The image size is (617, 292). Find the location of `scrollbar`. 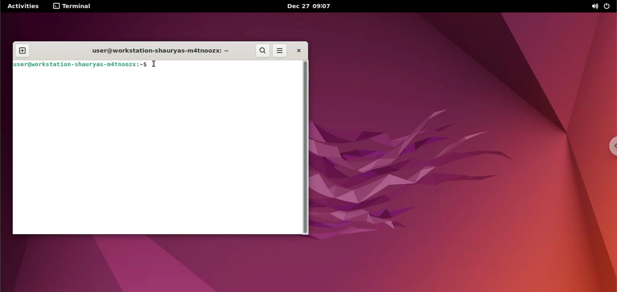

scrollbar is located at coordinates (306, 148).